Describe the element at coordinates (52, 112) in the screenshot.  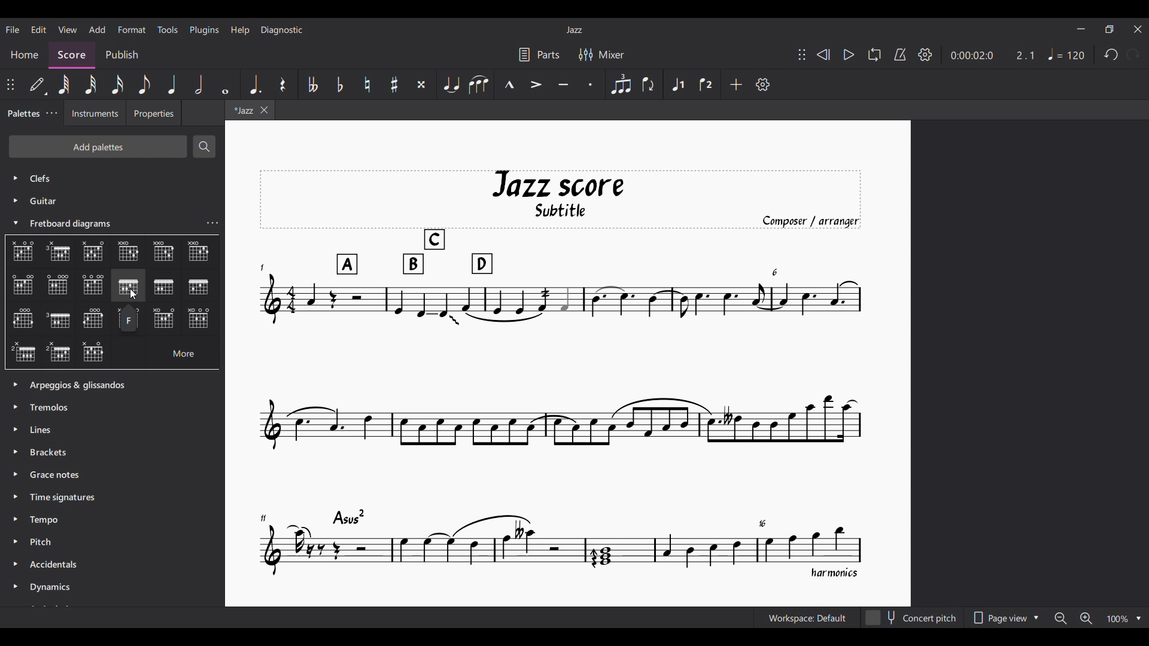
I see `Palette settings` at that location.